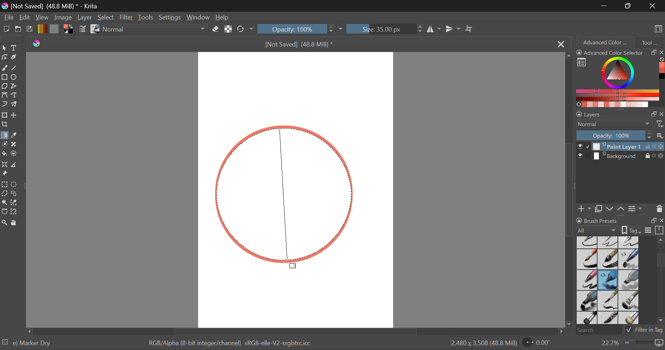 Image resolution: width=665 pixels, height=350 pixels. What do you see at coordinates (5, 125) in the screenshot?
I see `Crop a layer` at bounding box center [5, 125].